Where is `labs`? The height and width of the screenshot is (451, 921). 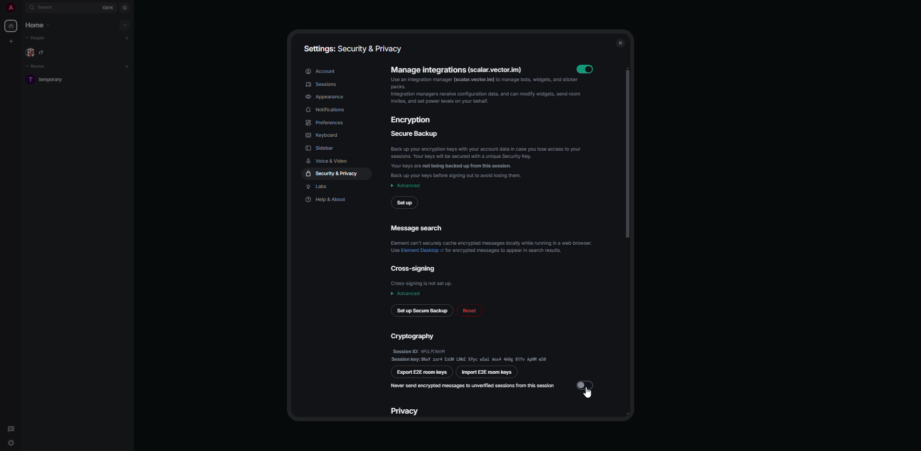
labs is located at coordinates (321, 187).